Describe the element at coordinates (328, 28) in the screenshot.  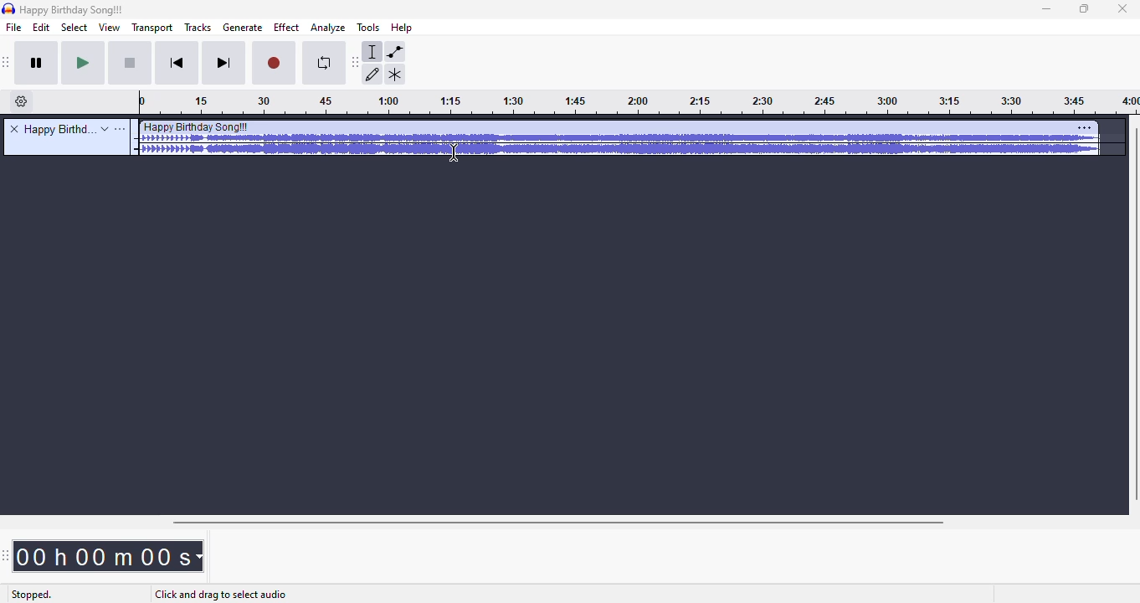
I see `analyze` at that location.